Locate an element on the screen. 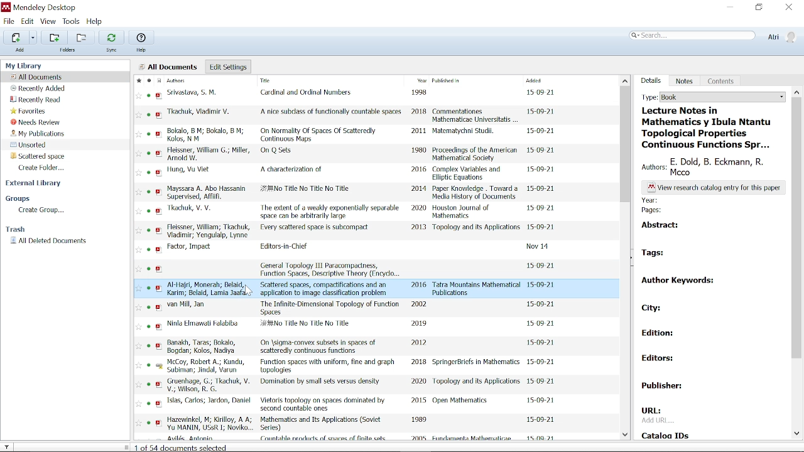 The width and height of the screenshot is (804, 452). date is located at coordinates (542, 382).